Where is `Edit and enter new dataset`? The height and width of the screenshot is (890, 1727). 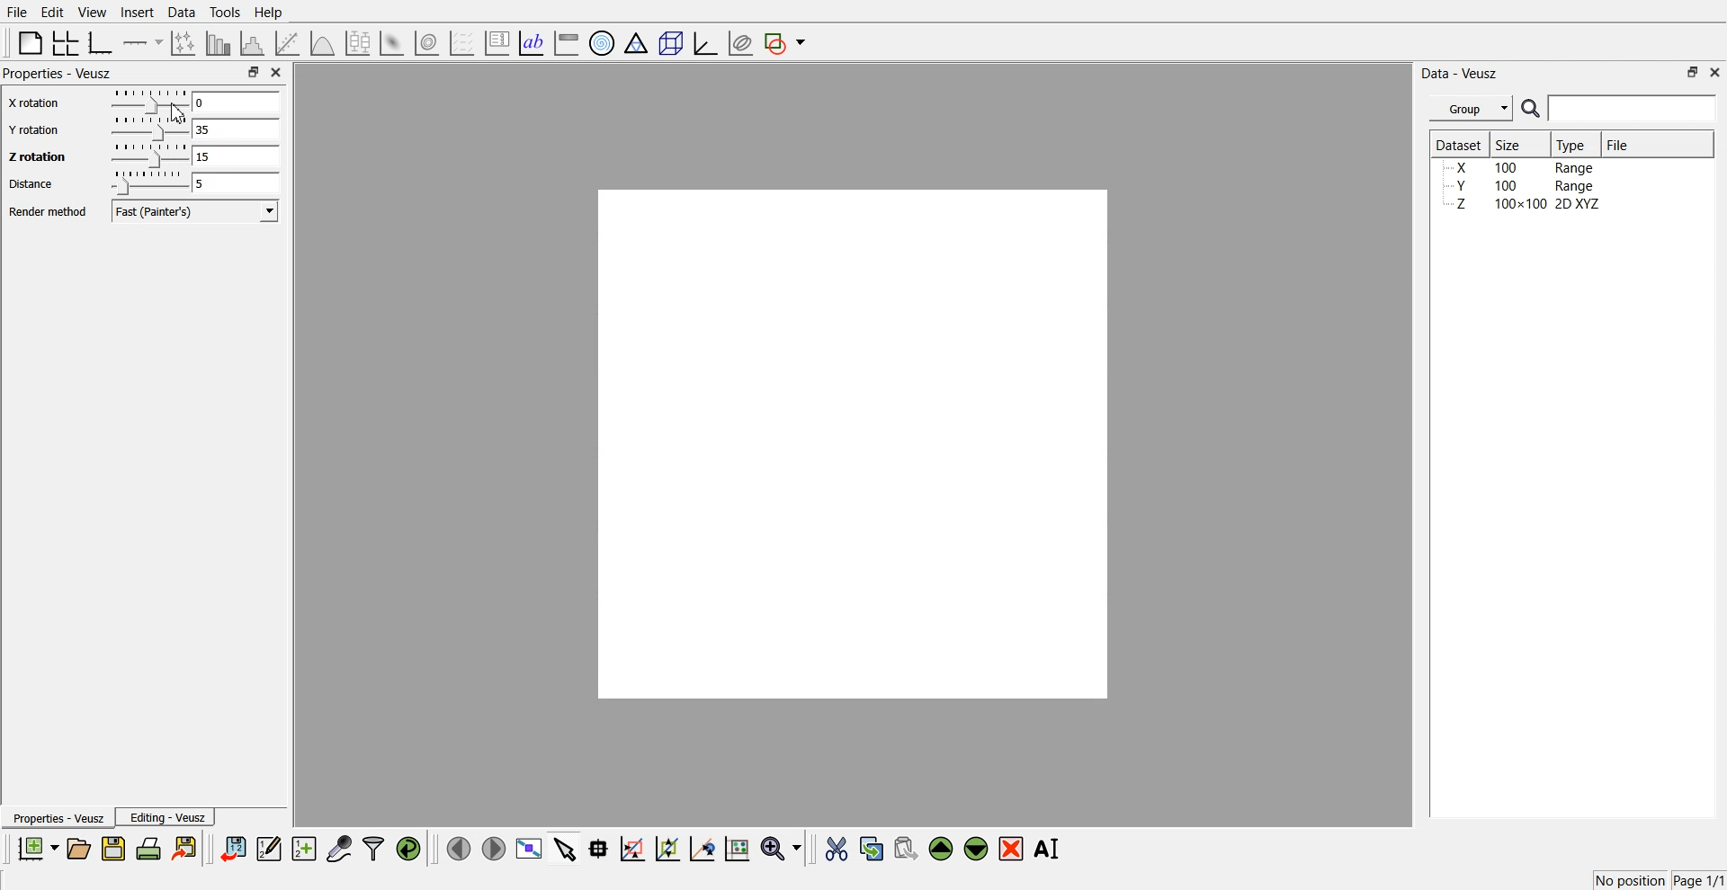 Edit and enter new dataset is located at coordinates (268, 848).